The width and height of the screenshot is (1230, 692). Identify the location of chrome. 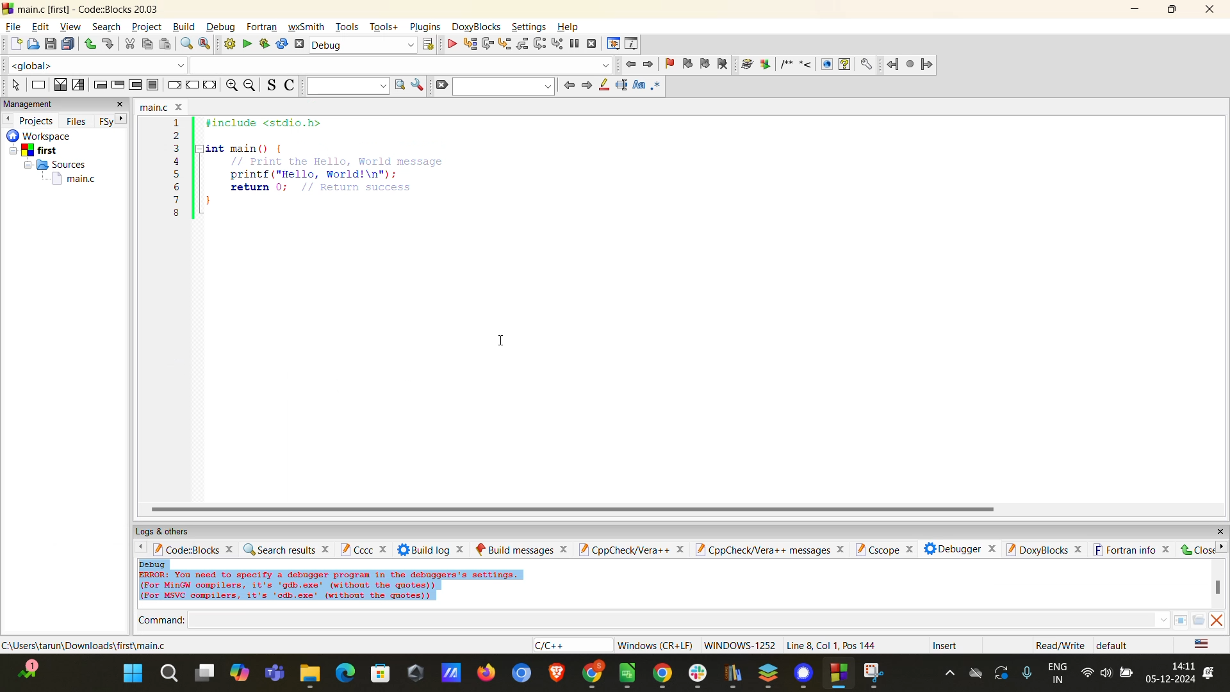
(596, 673).